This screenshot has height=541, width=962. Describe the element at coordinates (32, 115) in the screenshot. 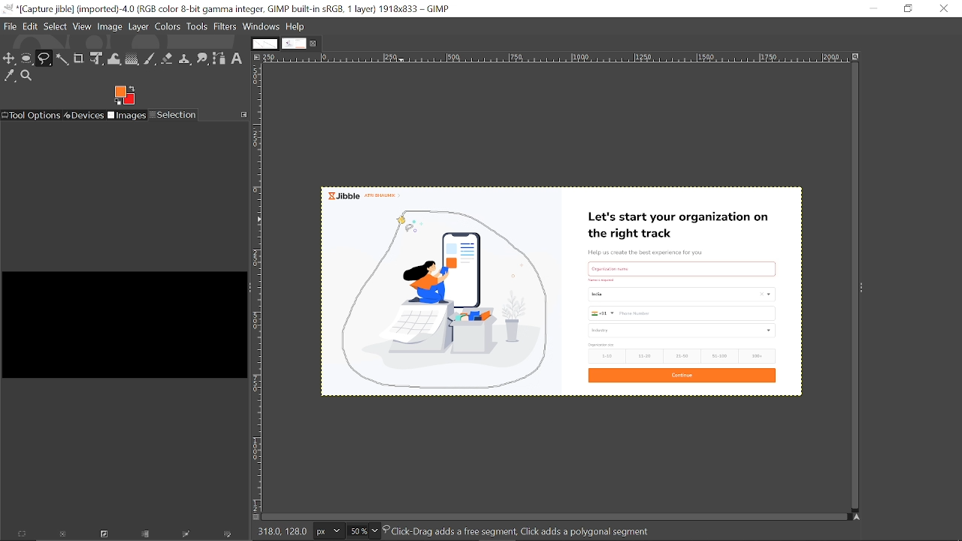

I see `Tool options` at that location.